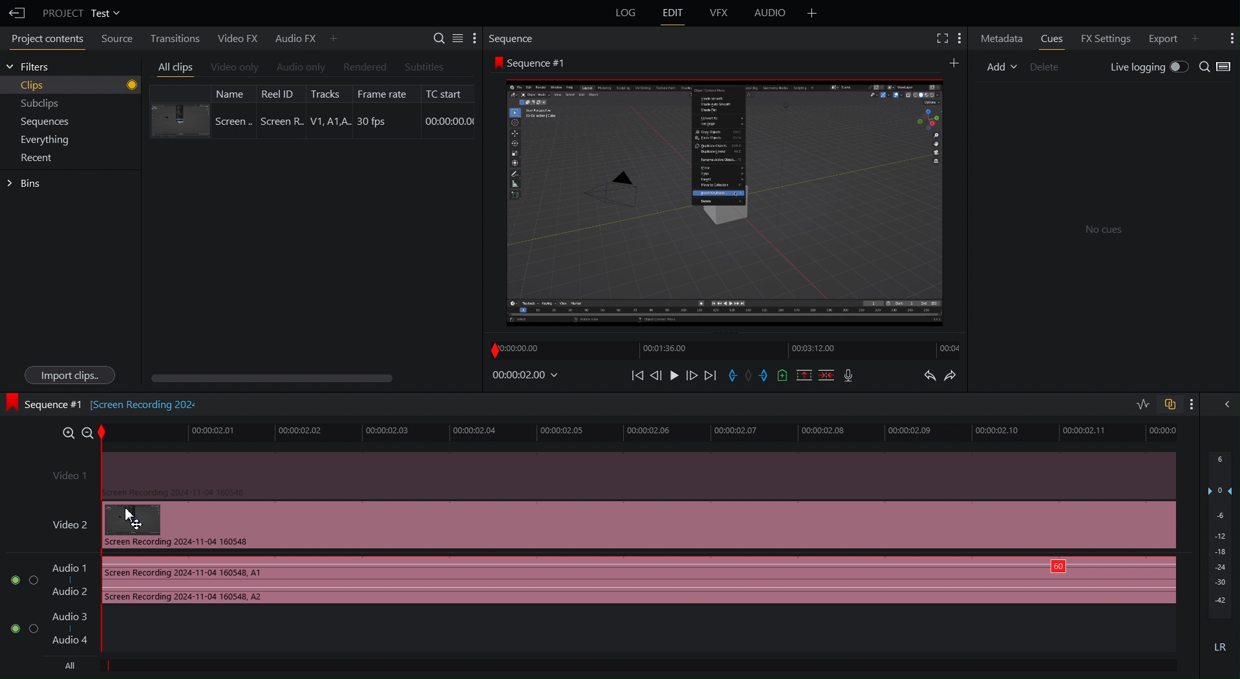 The image size is (1240, 679). What do you see at coordinates (58, 631) in the screenshot?
I see `Audio Track 2` at bounding box center [58, 631].